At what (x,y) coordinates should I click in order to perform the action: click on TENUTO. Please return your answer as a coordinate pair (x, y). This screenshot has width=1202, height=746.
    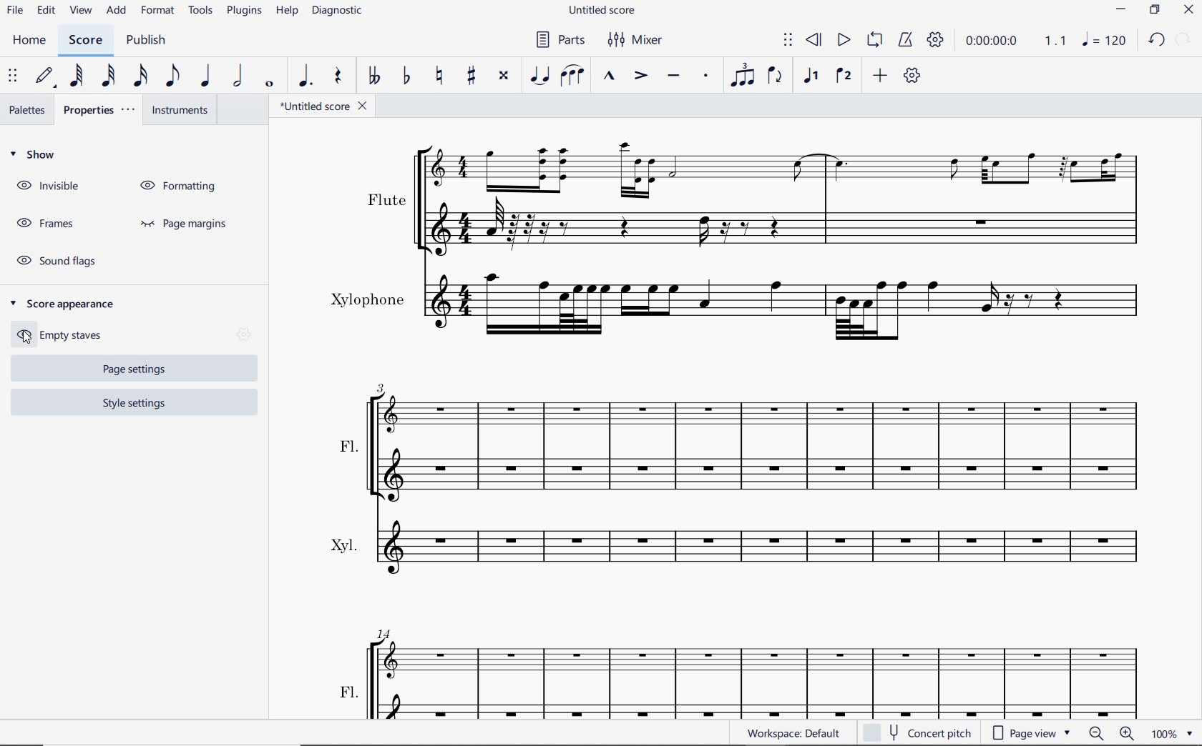
    Looking at the image, I should click on (673, 76).